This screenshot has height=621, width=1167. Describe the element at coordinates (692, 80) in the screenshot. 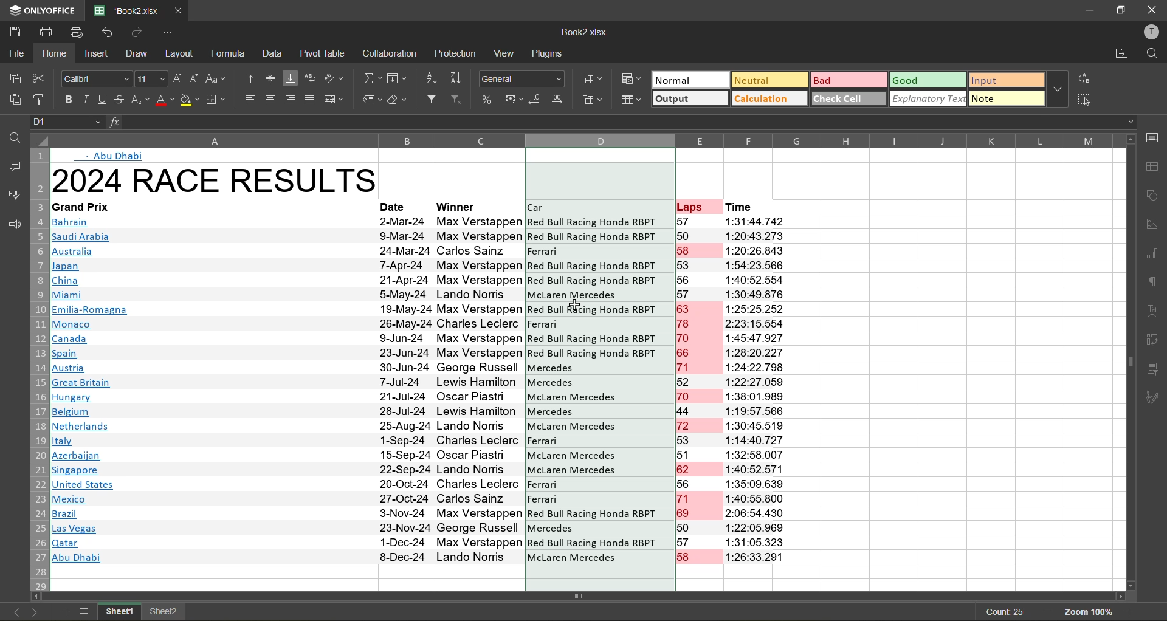

I see `normal` at that location.